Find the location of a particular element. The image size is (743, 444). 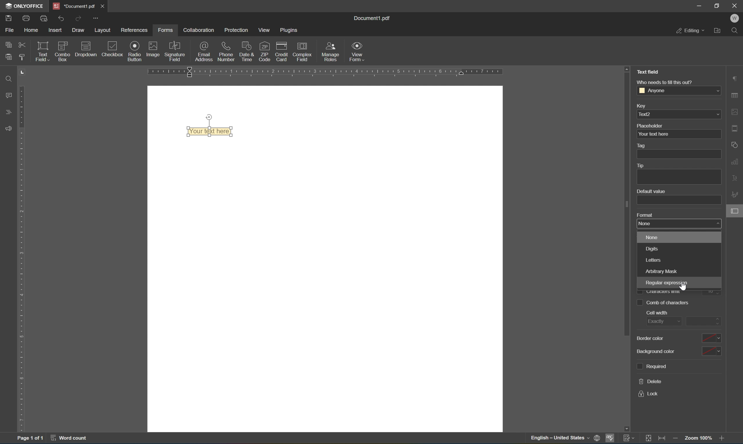

layout is located at coordinates (103, 30).